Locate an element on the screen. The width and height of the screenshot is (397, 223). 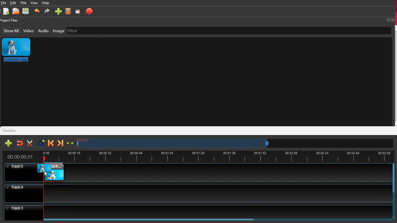
audio is located at coordinates (44, 31).